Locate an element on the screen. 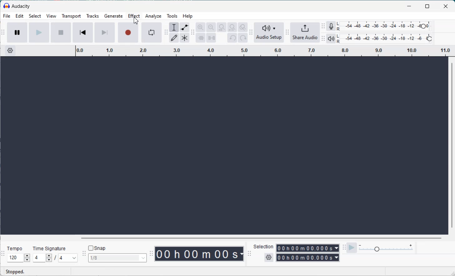 Image resolution: width=455 pixels, height=276 pixels. Recording level 86% is located at coordinates (385, 26).